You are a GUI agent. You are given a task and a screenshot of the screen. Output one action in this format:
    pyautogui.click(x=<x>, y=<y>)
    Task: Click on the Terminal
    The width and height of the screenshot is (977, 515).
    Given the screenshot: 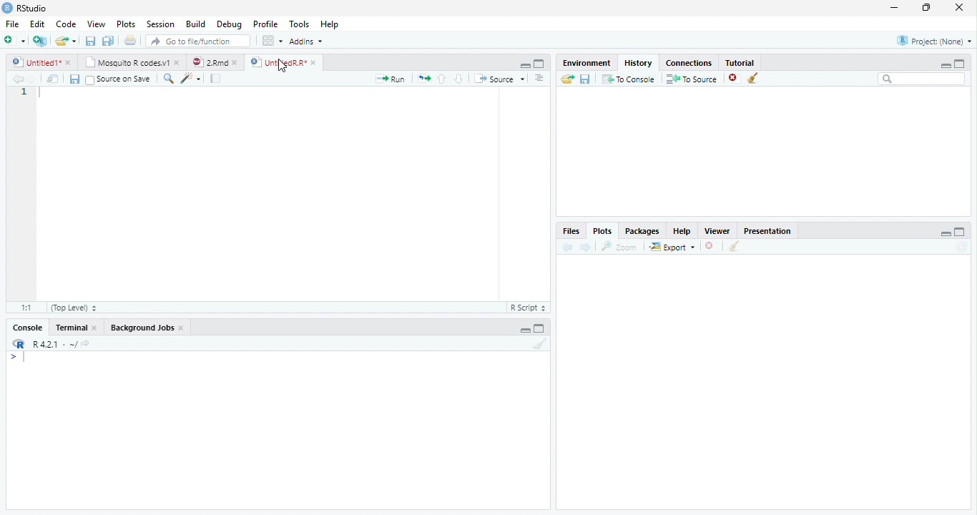 What is the action you would take?
    pyautogui.click(x=71, y=328)
    